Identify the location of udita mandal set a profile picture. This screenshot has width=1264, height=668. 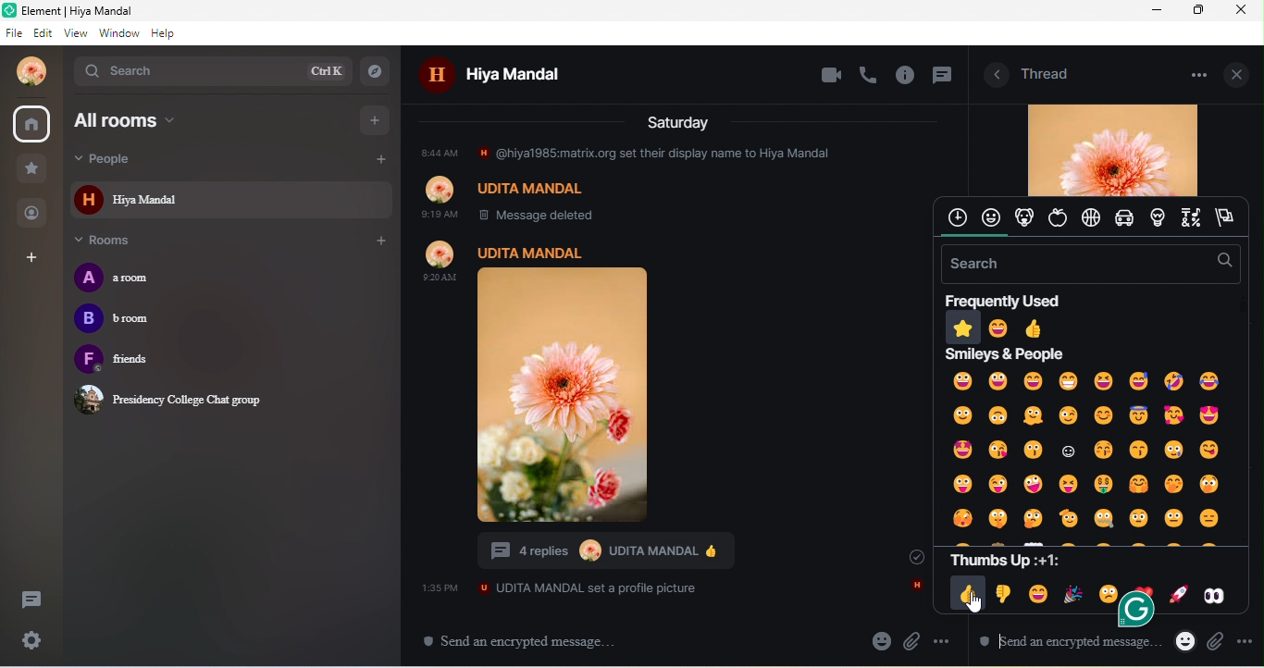
(560, 588).